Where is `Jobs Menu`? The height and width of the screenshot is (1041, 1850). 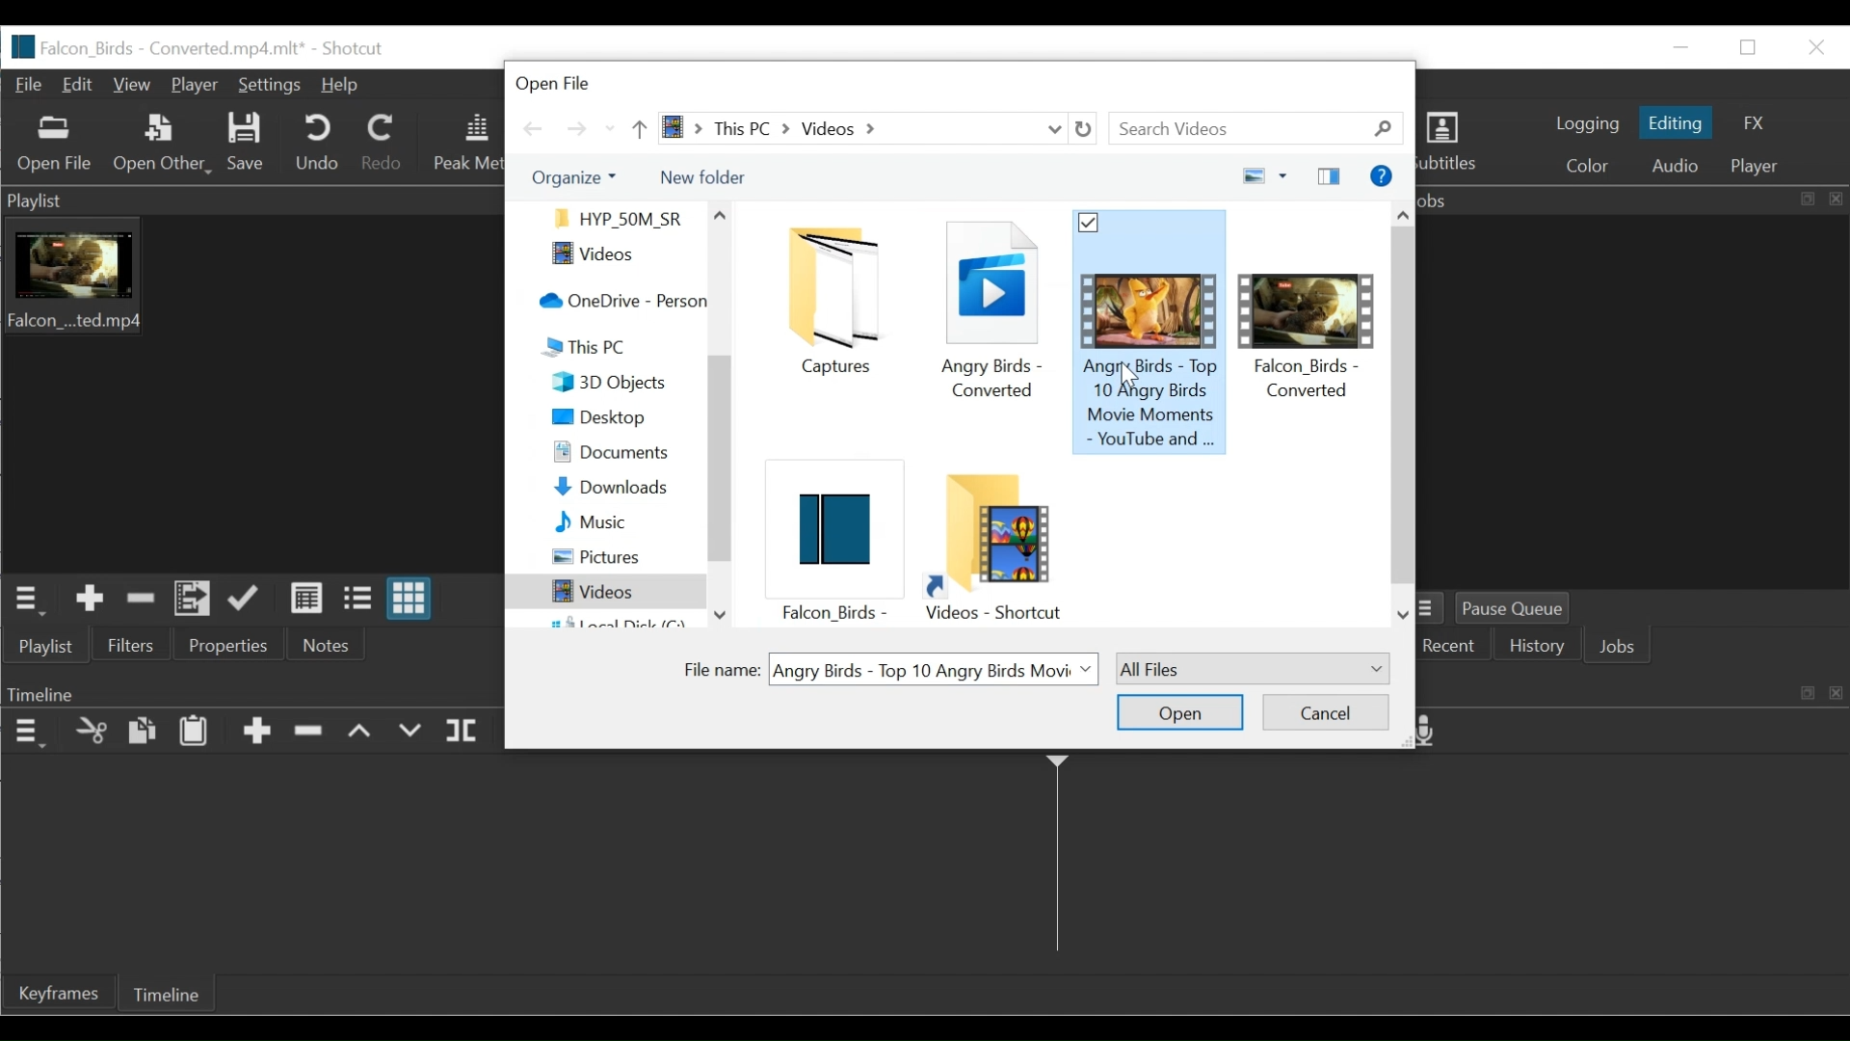 Jobs Menu is located at coordinates (1435, 609).